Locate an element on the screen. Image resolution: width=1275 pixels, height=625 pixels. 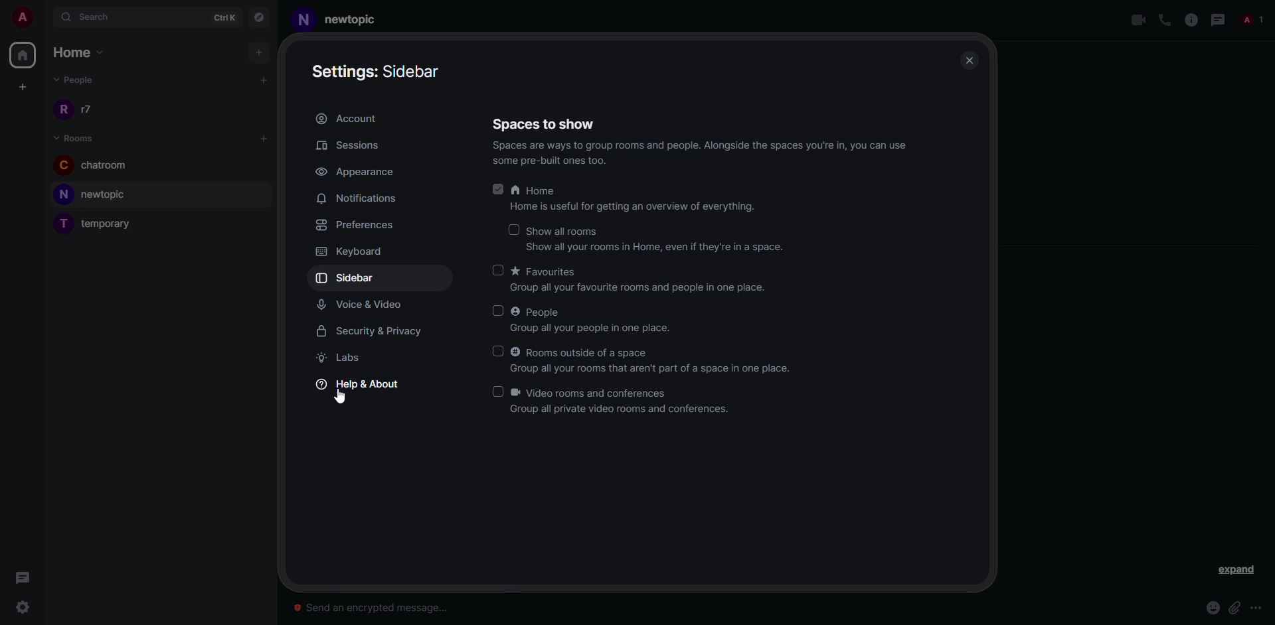
send encrypted message is located at coordinates (375, 606).